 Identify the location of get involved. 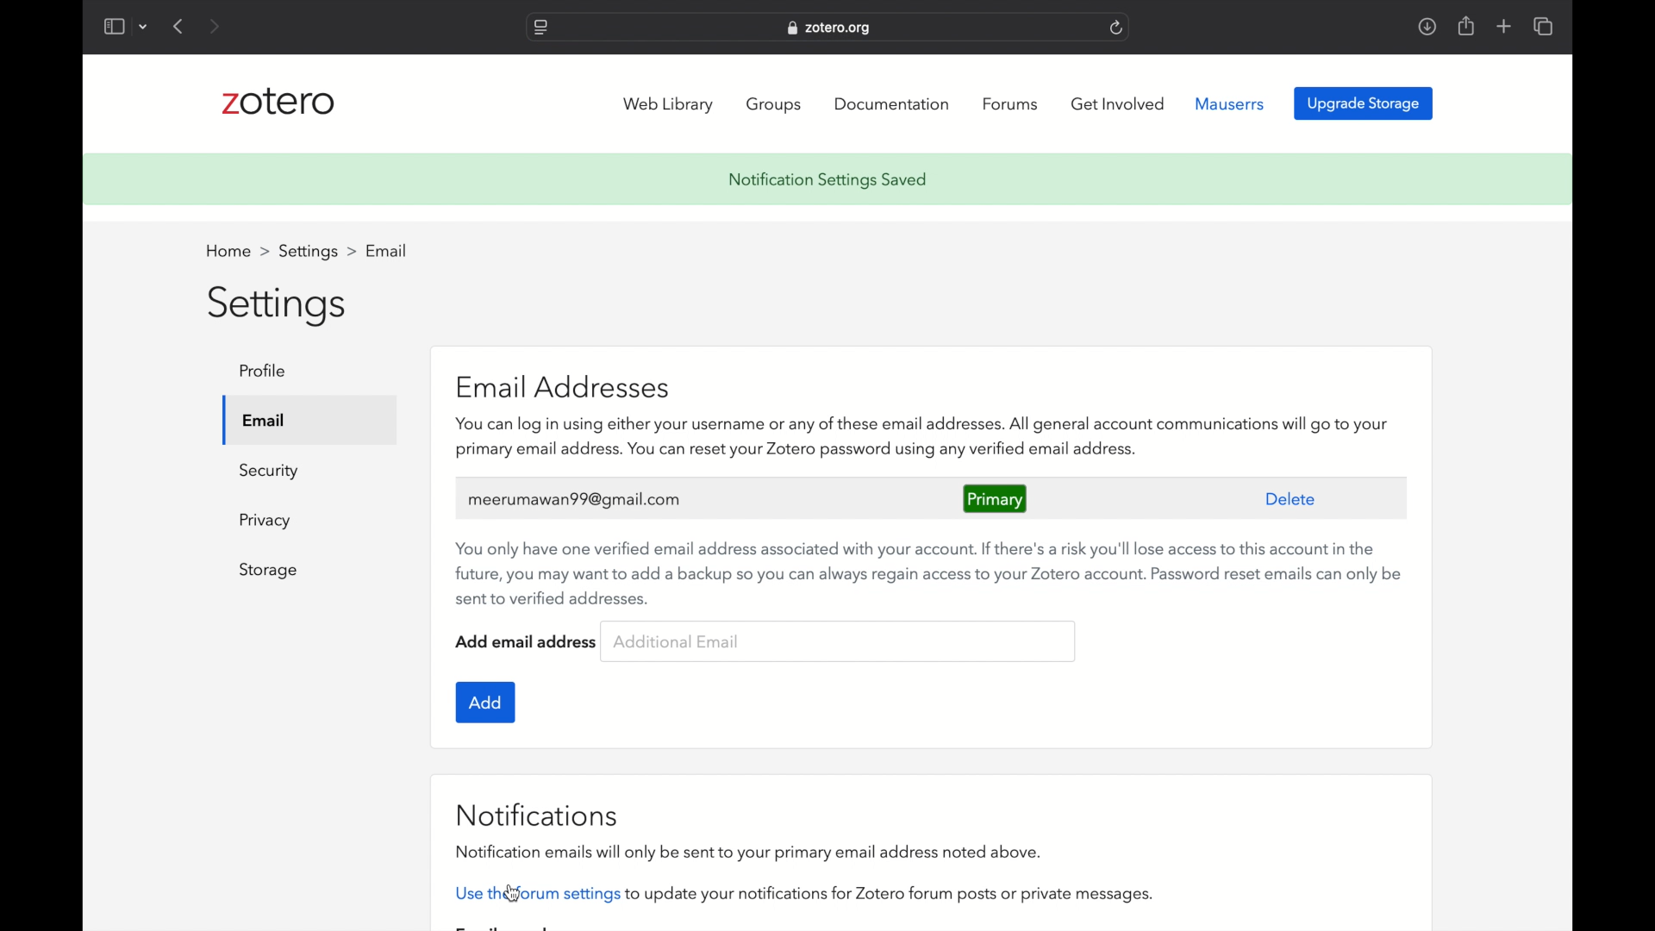
(1118, 103).